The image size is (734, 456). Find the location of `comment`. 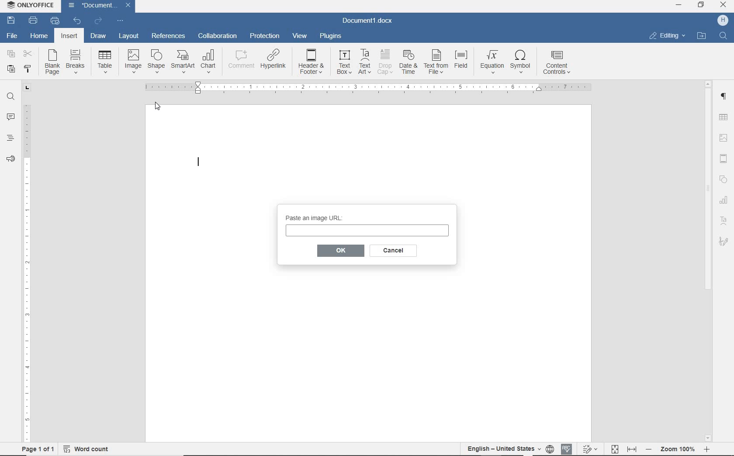

comment is located at coordinates (240, 59).